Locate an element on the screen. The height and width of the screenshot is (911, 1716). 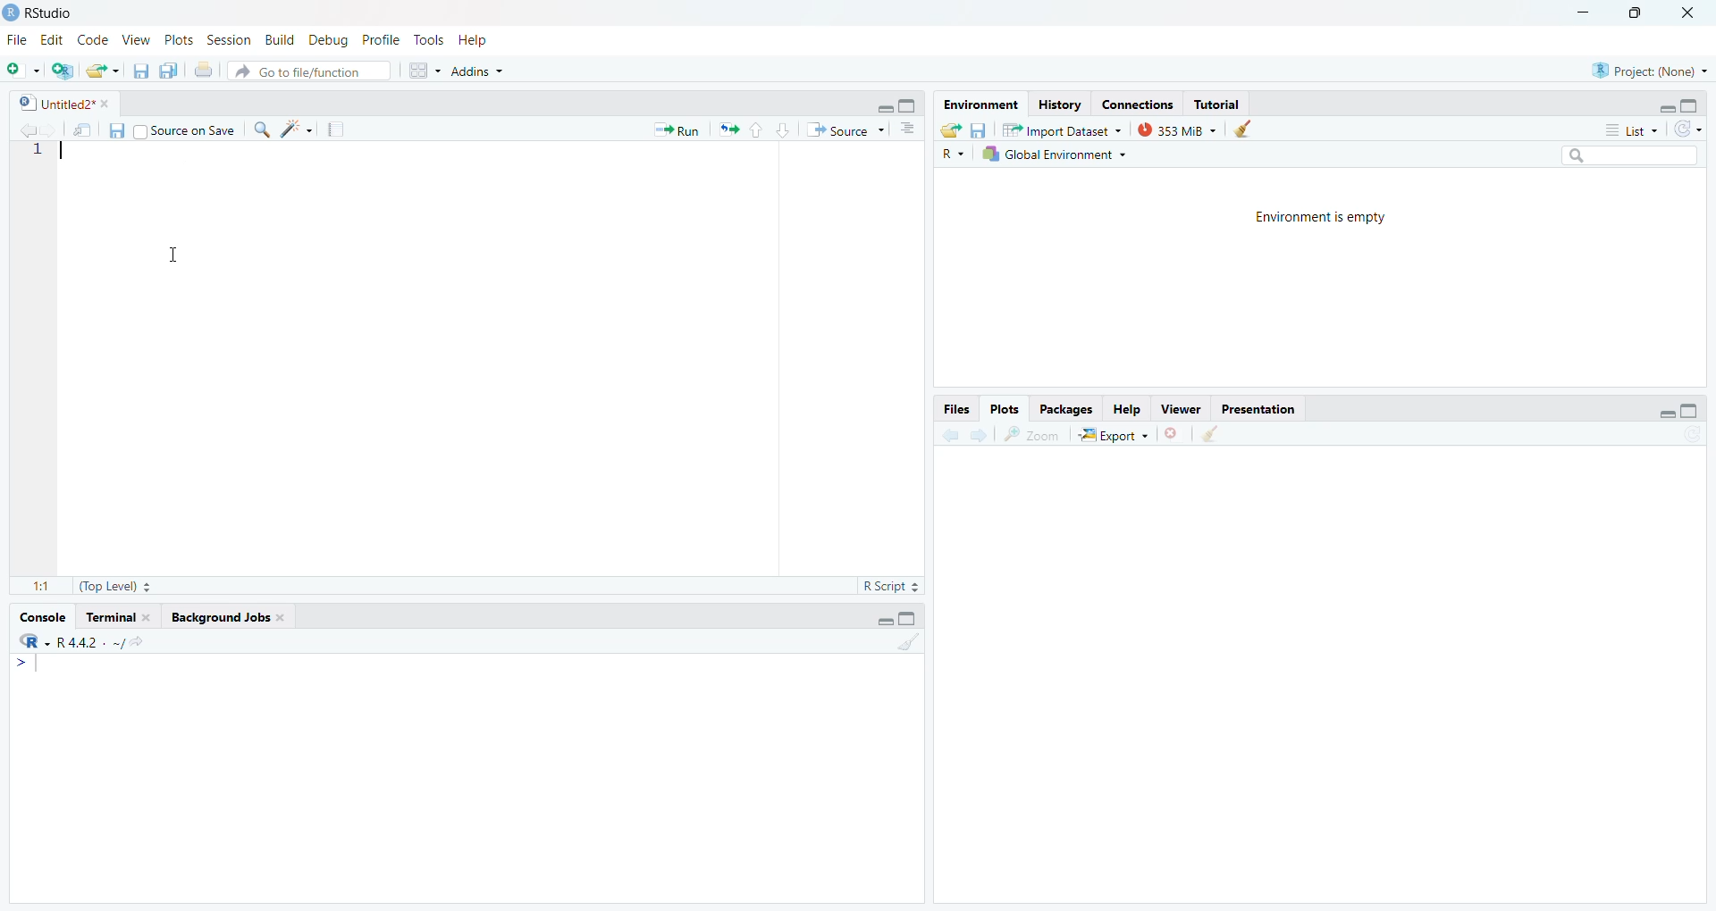
hide console is located at coordinates (1691, 104).